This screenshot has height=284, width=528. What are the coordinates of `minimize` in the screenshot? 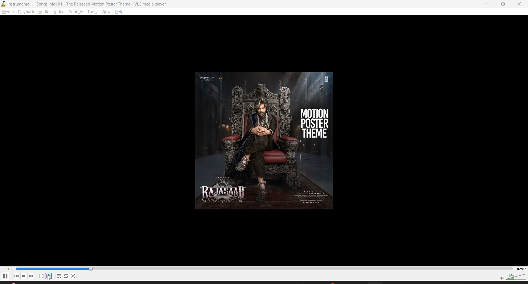 It's located at (488, 4).